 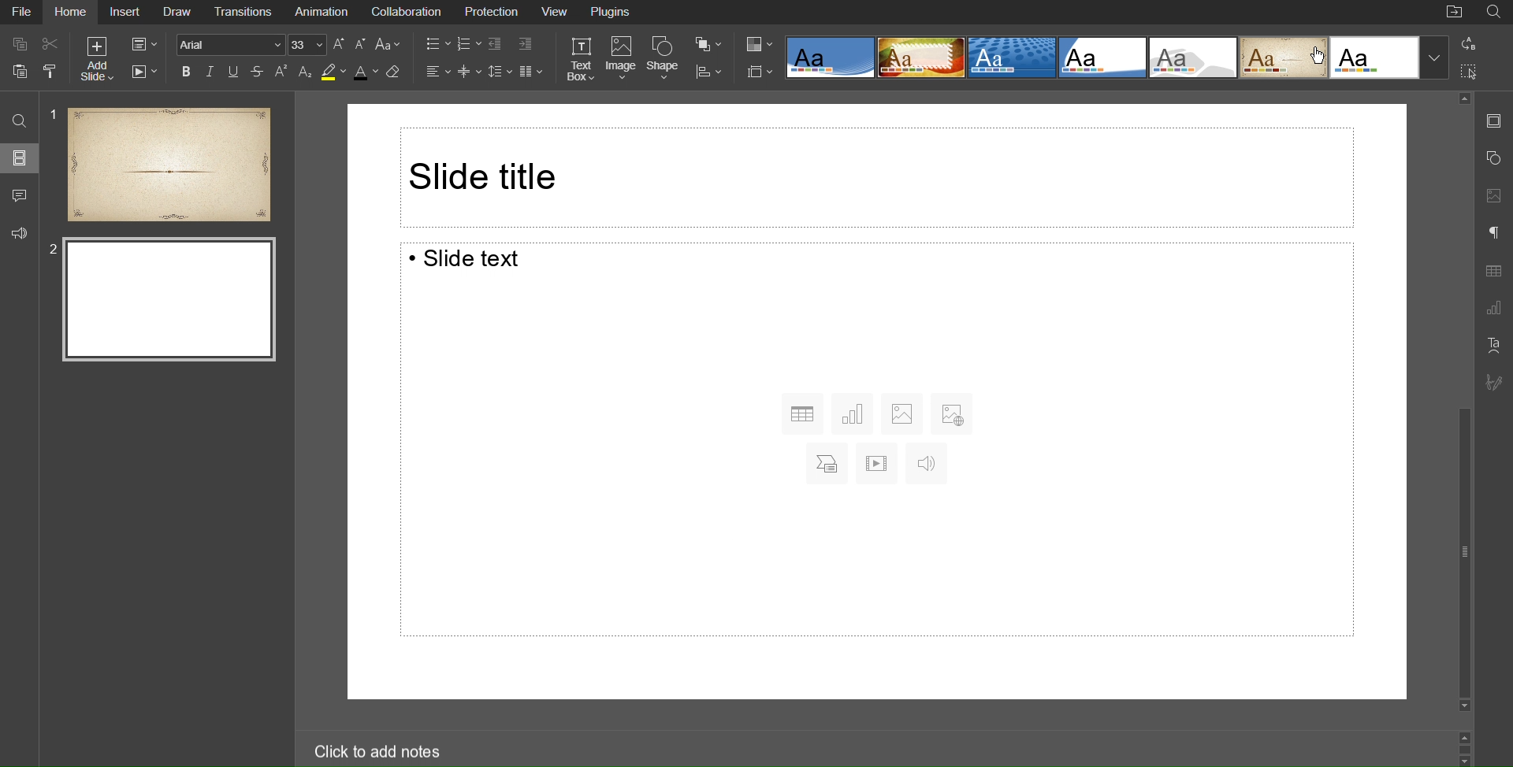 I want to click on Subscript, so click(x=306, y=72).